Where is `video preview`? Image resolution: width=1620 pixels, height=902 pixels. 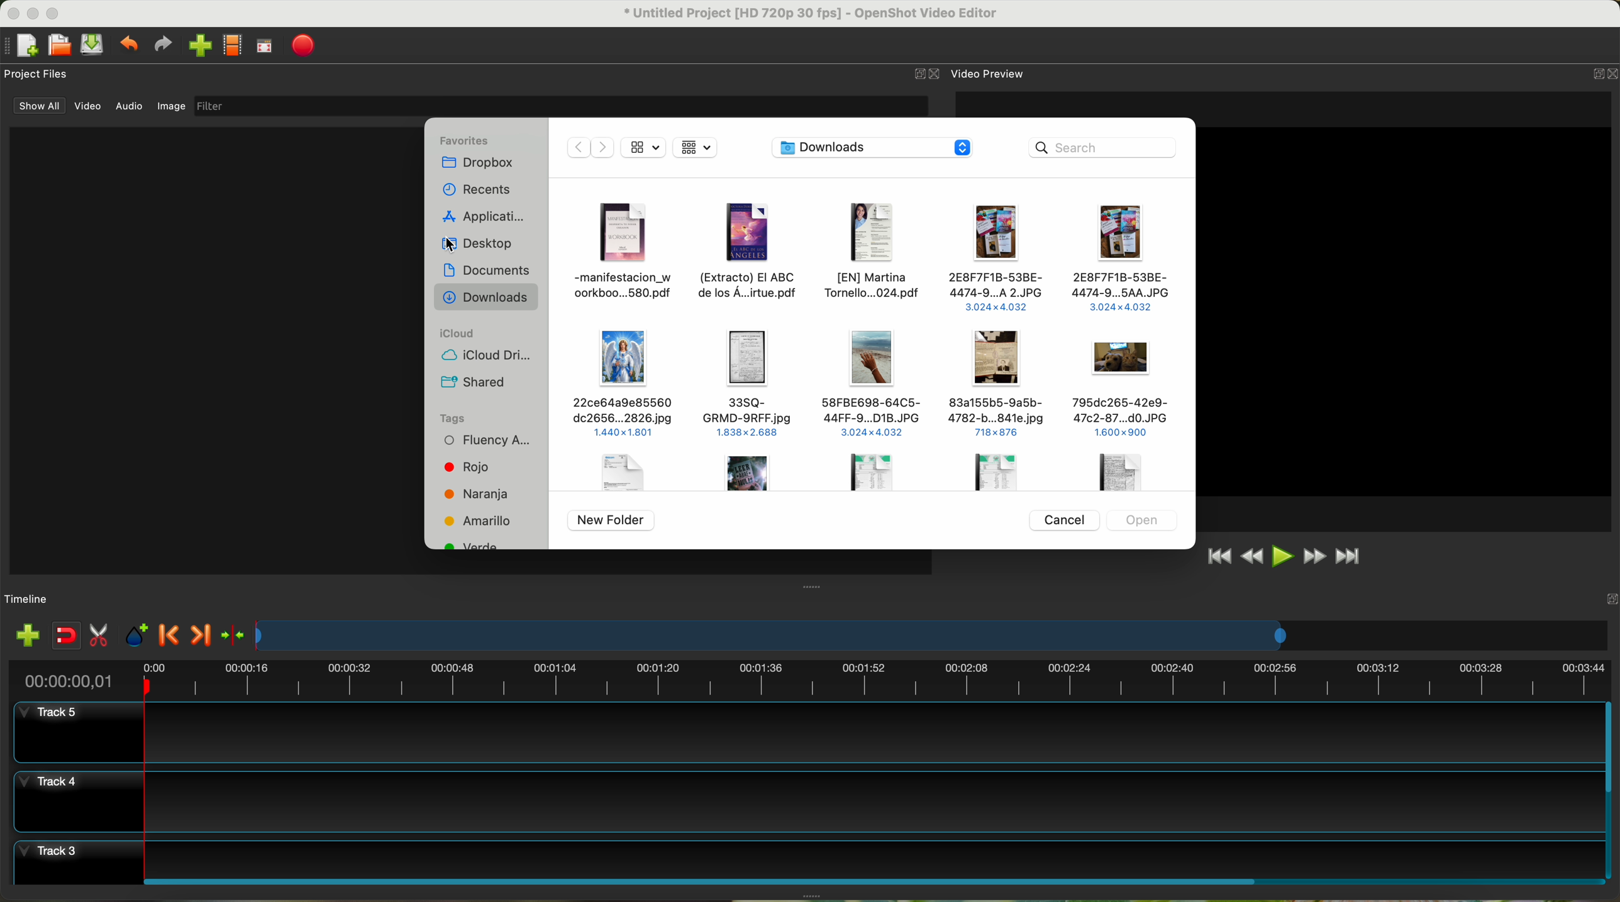
video preview is located at coordinates (990, 73).